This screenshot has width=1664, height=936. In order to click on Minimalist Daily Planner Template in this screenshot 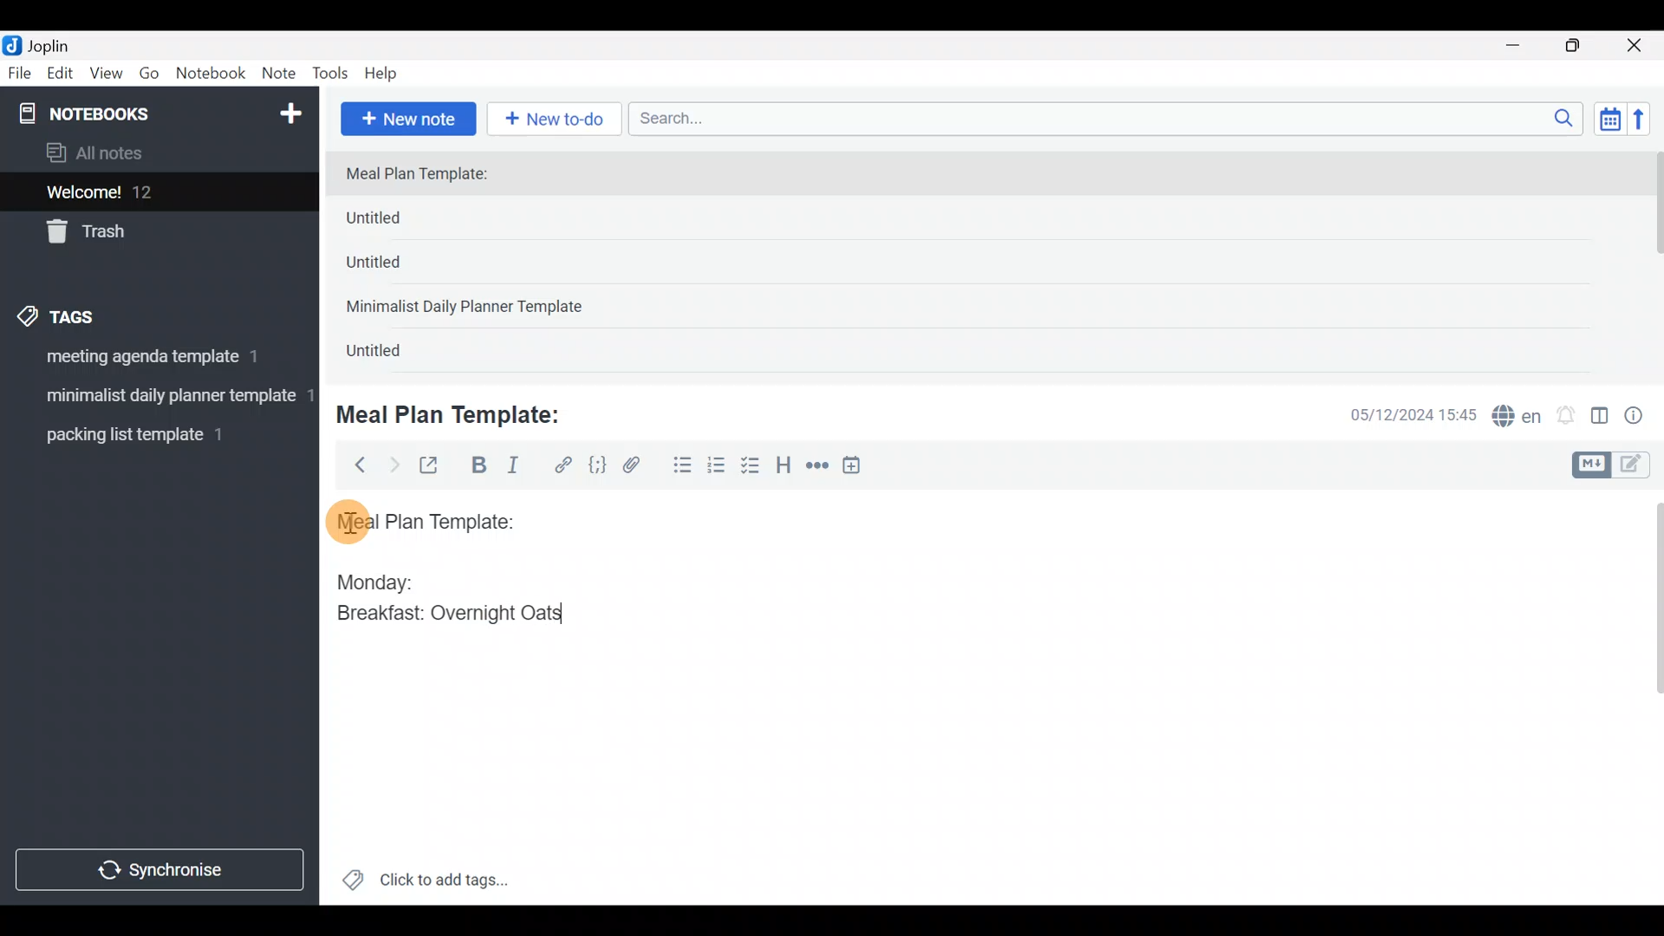, I will do `click(470, 309)`.